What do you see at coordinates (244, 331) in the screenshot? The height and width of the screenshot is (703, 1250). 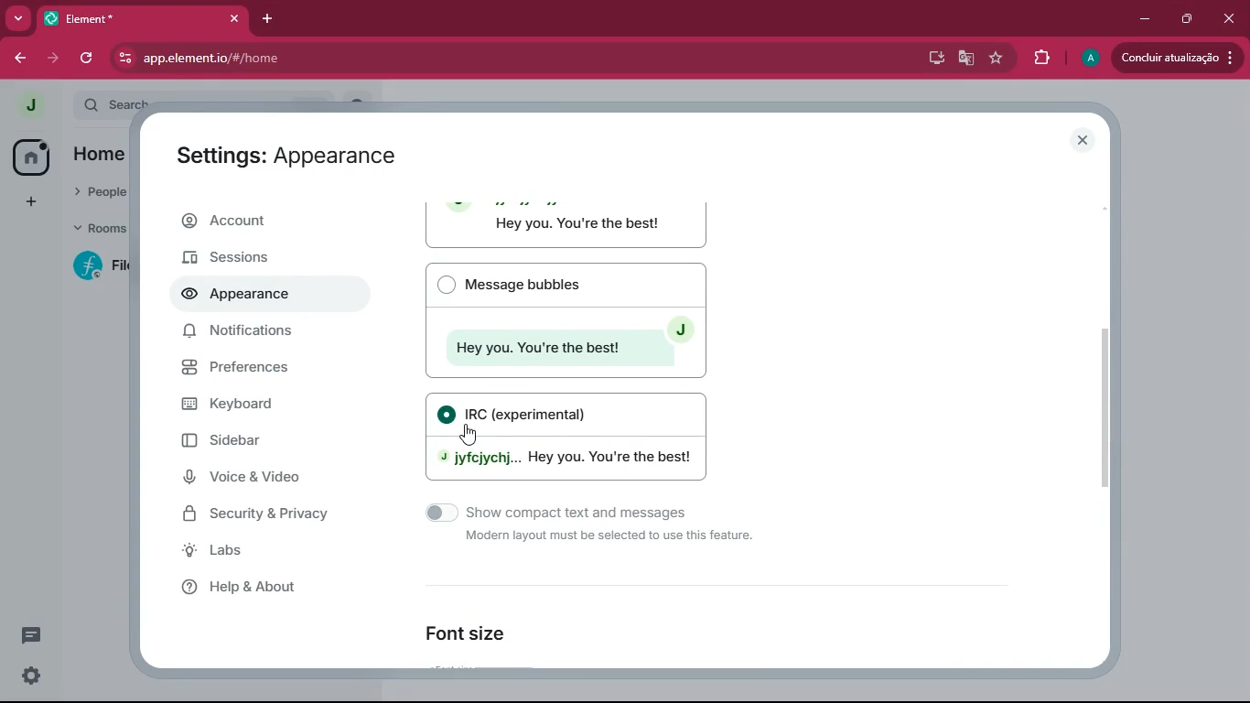 I see `notifications` at bounding box center [244, 331].